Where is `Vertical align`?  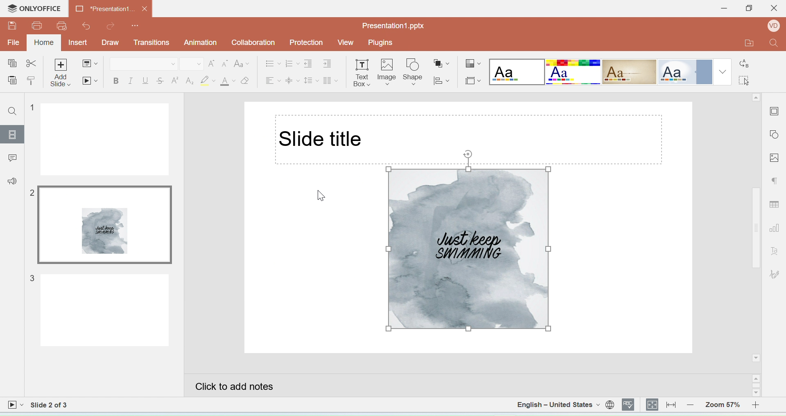 Vertical align is located at coordinates (293, 79).